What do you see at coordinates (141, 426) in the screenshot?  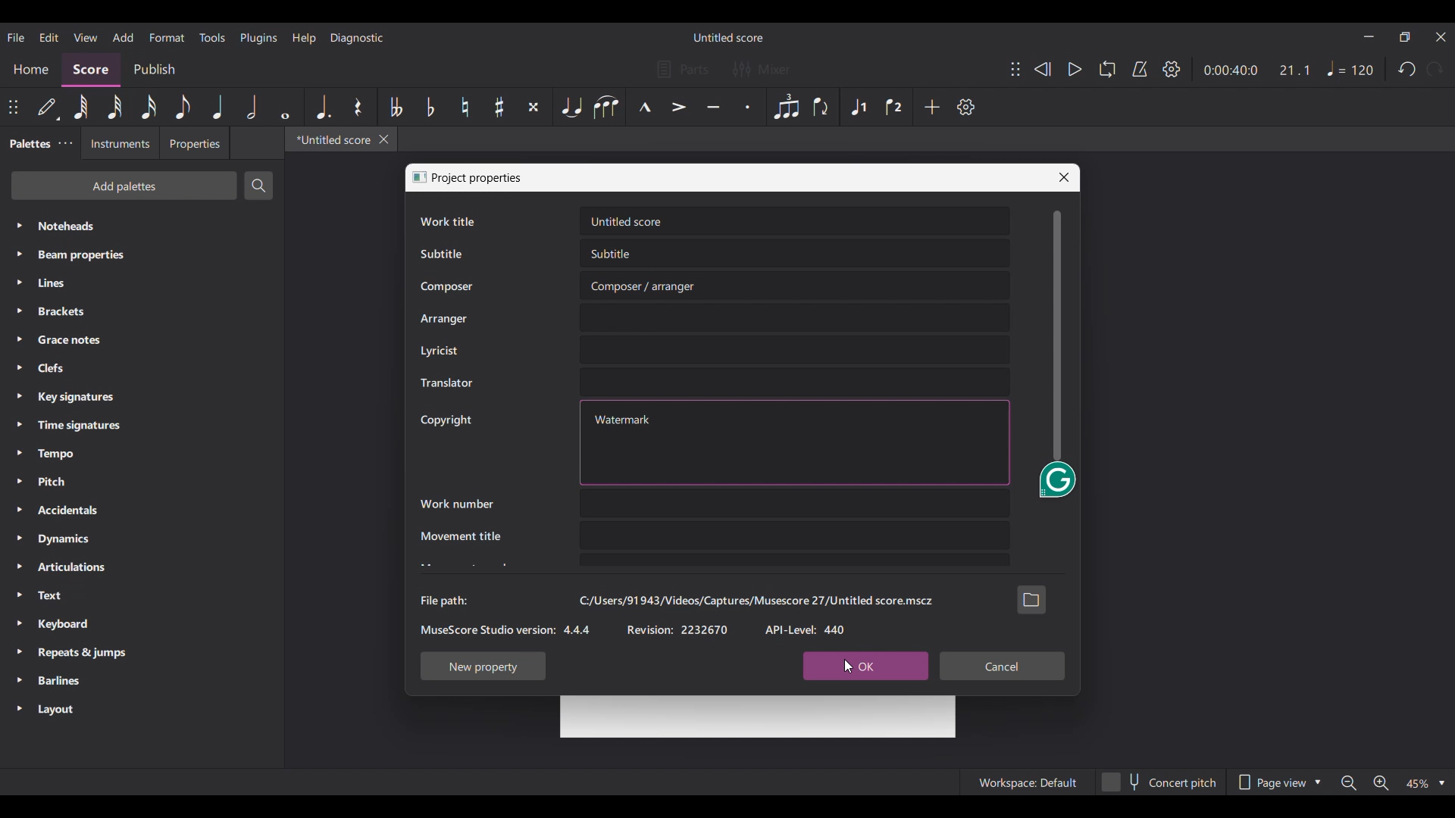 I see `Time signatures` at bounding box center [141, 426].